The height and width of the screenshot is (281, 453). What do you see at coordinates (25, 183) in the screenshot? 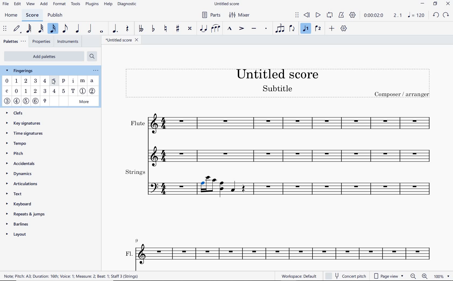
I see `articulations` at bounding box center [25, 183].